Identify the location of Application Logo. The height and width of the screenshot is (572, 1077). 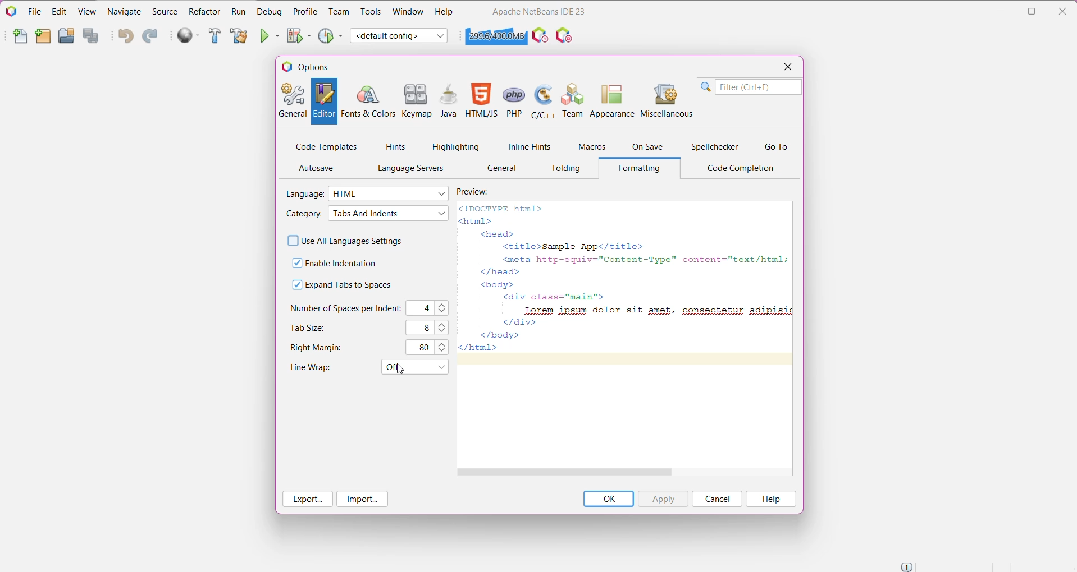
(11, 11).